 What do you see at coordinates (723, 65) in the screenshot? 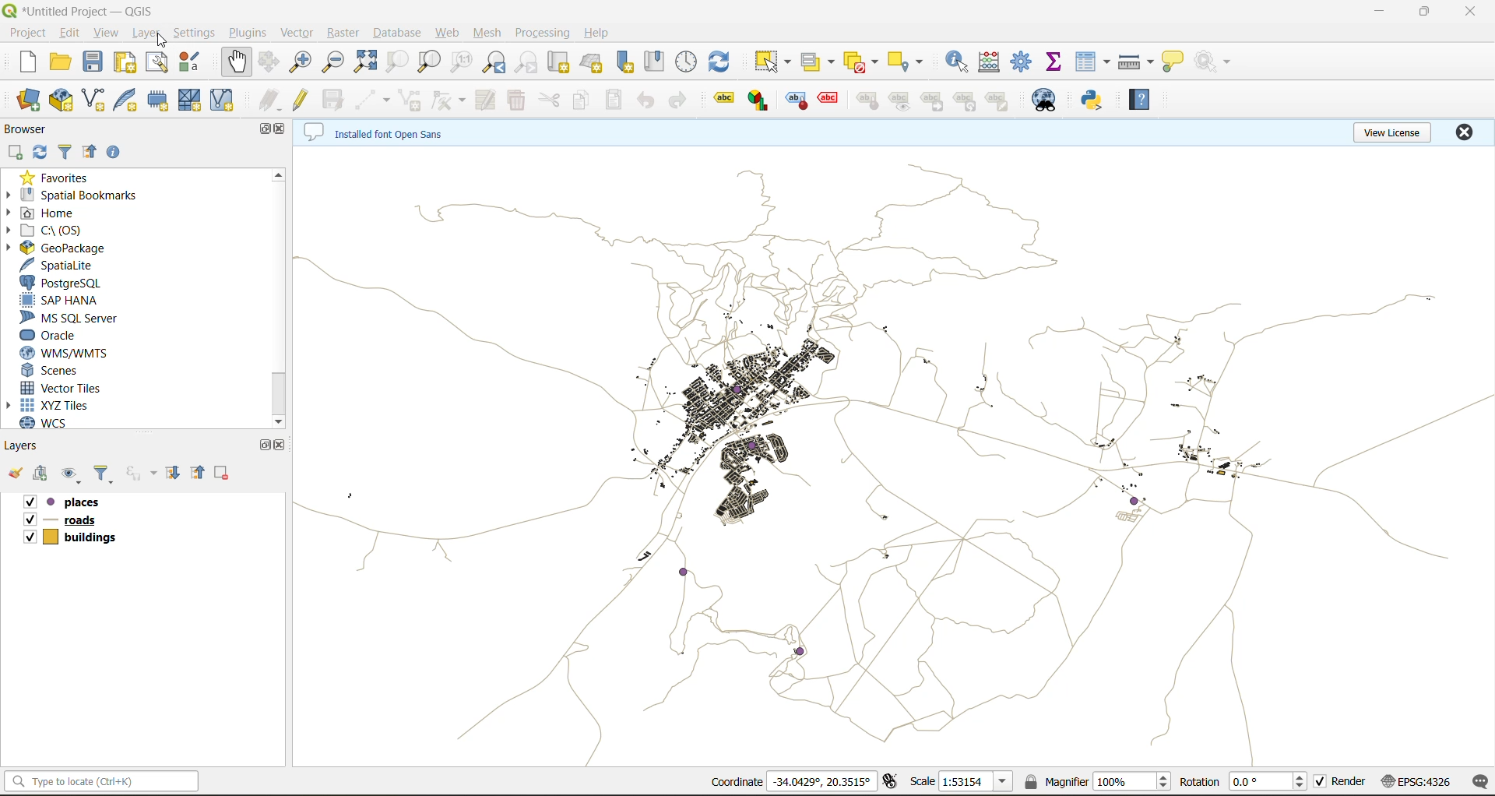
I see `refresh` at bounding box center [723, 65].